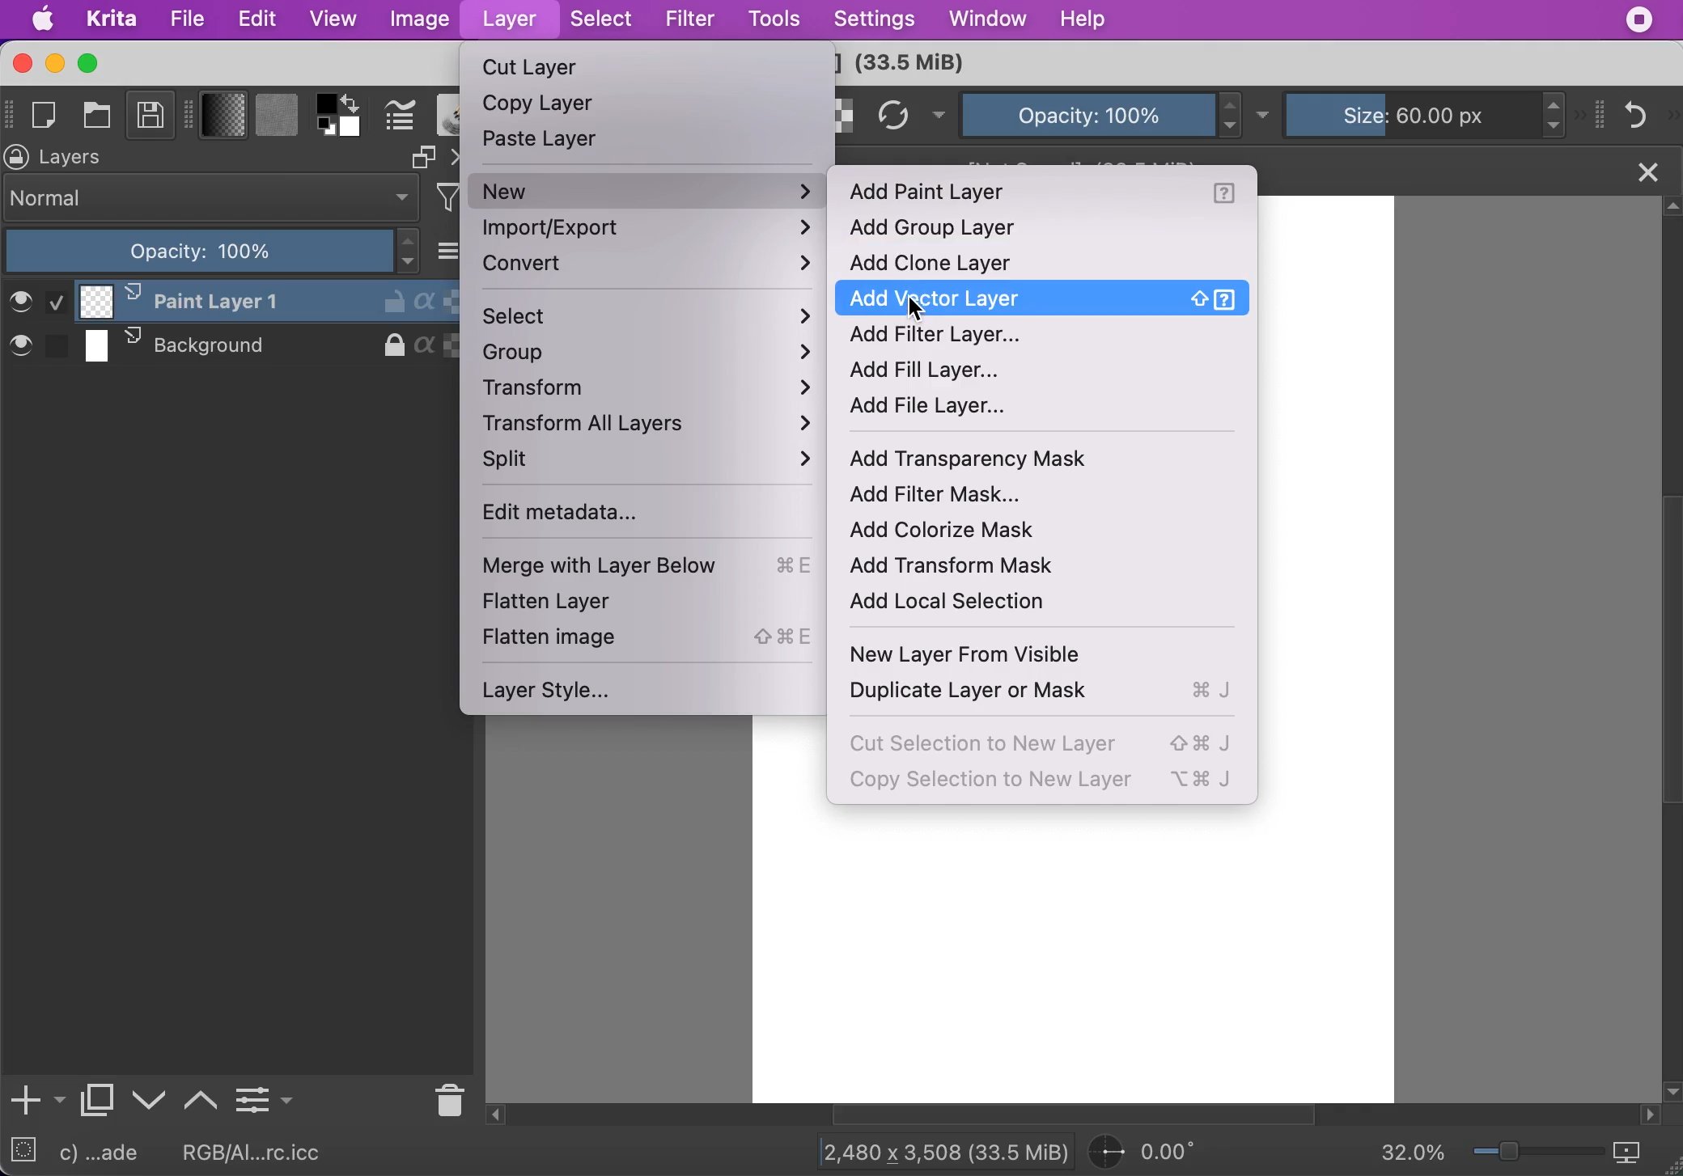 The height and width of the screenshot is (1176, 1683). What do you see at coordinates (20, 63) in the screenshot?
I see `close` at bounding box center [20, 63].